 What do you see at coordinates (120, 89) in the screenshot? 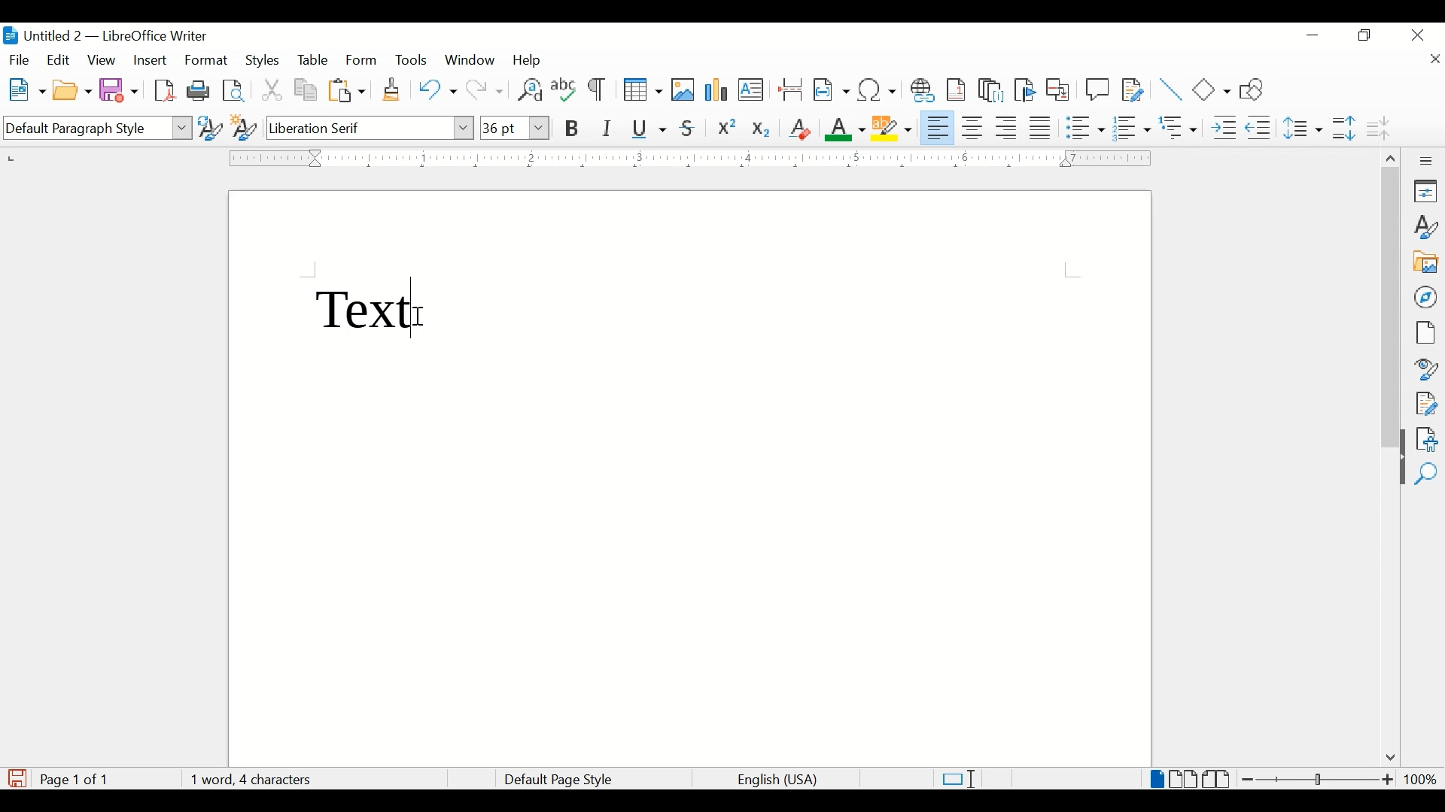
I see `save ` at bounding box center [120, 89].